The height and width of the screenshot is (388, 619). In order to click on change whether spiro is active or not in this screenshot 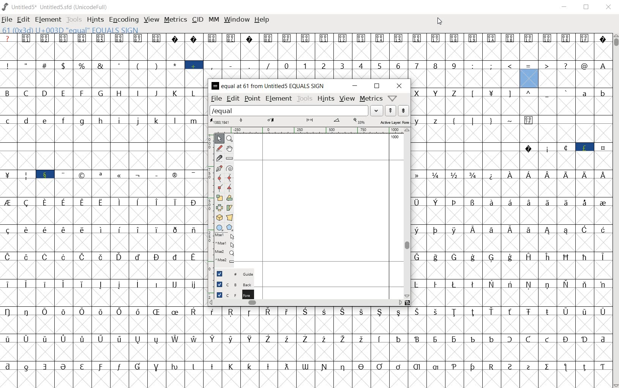, I will do `click(229, 168)`.